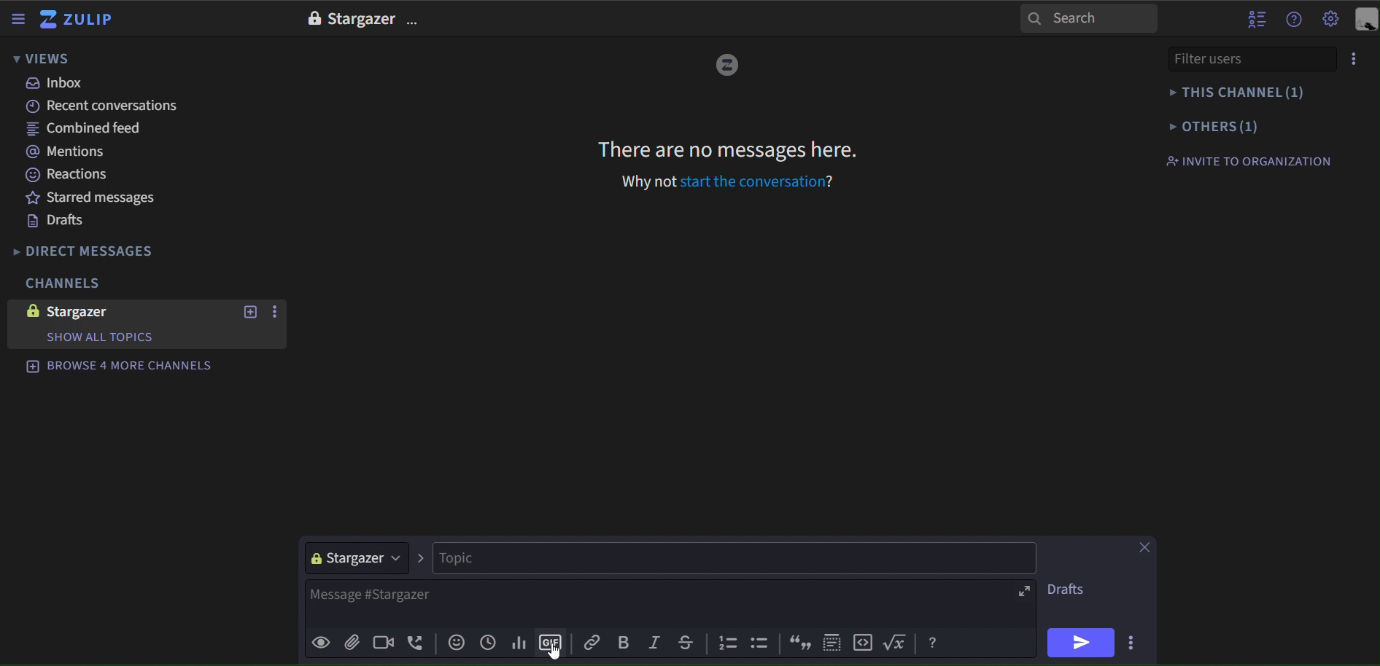 The image size is (1380, 666). I want to click on new topic, so click(249, 312).